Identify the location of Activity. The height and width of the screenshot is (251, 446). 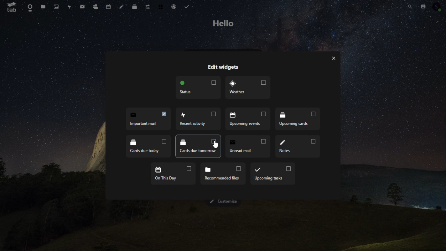
(69, 7).